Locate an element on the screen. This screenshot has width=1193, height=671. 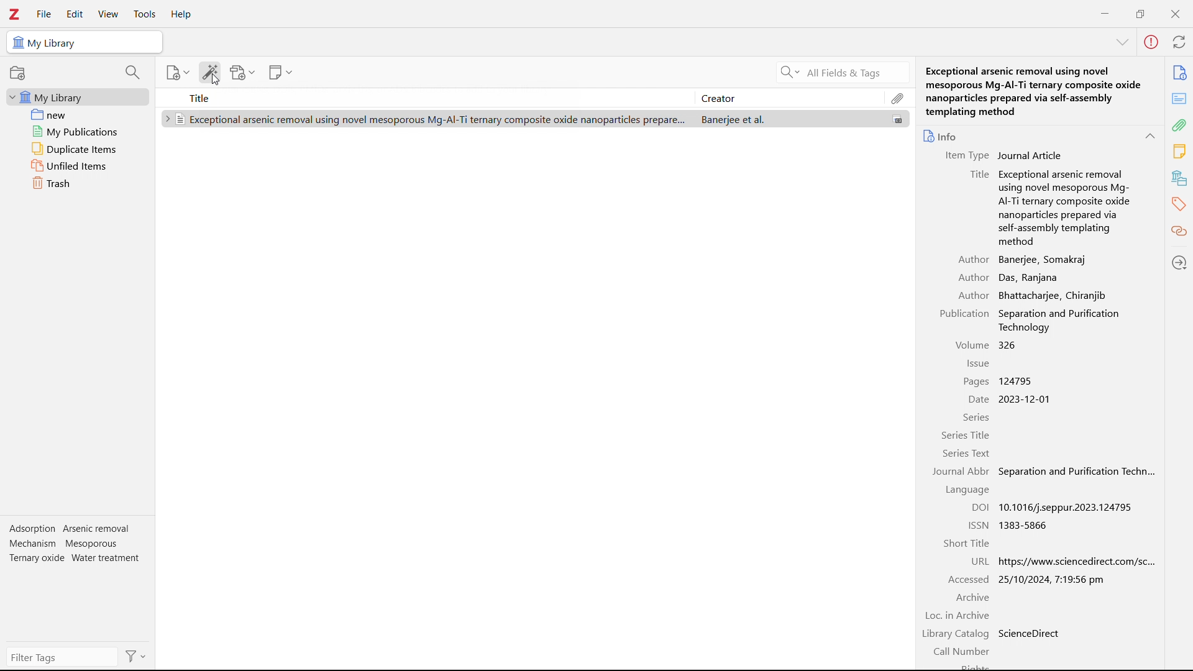
close is located at coordinates (1174, 14).